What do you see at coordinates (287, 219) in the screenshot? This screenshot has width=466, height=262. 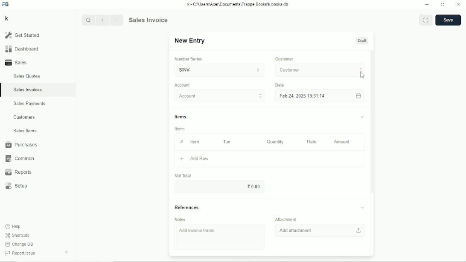 I see `Attachment` at bounding box center [287, 219].